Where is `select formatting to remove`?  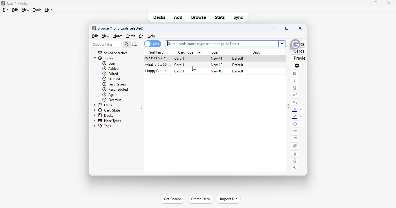 select formatting to remove is located at coordinates (301, 124).